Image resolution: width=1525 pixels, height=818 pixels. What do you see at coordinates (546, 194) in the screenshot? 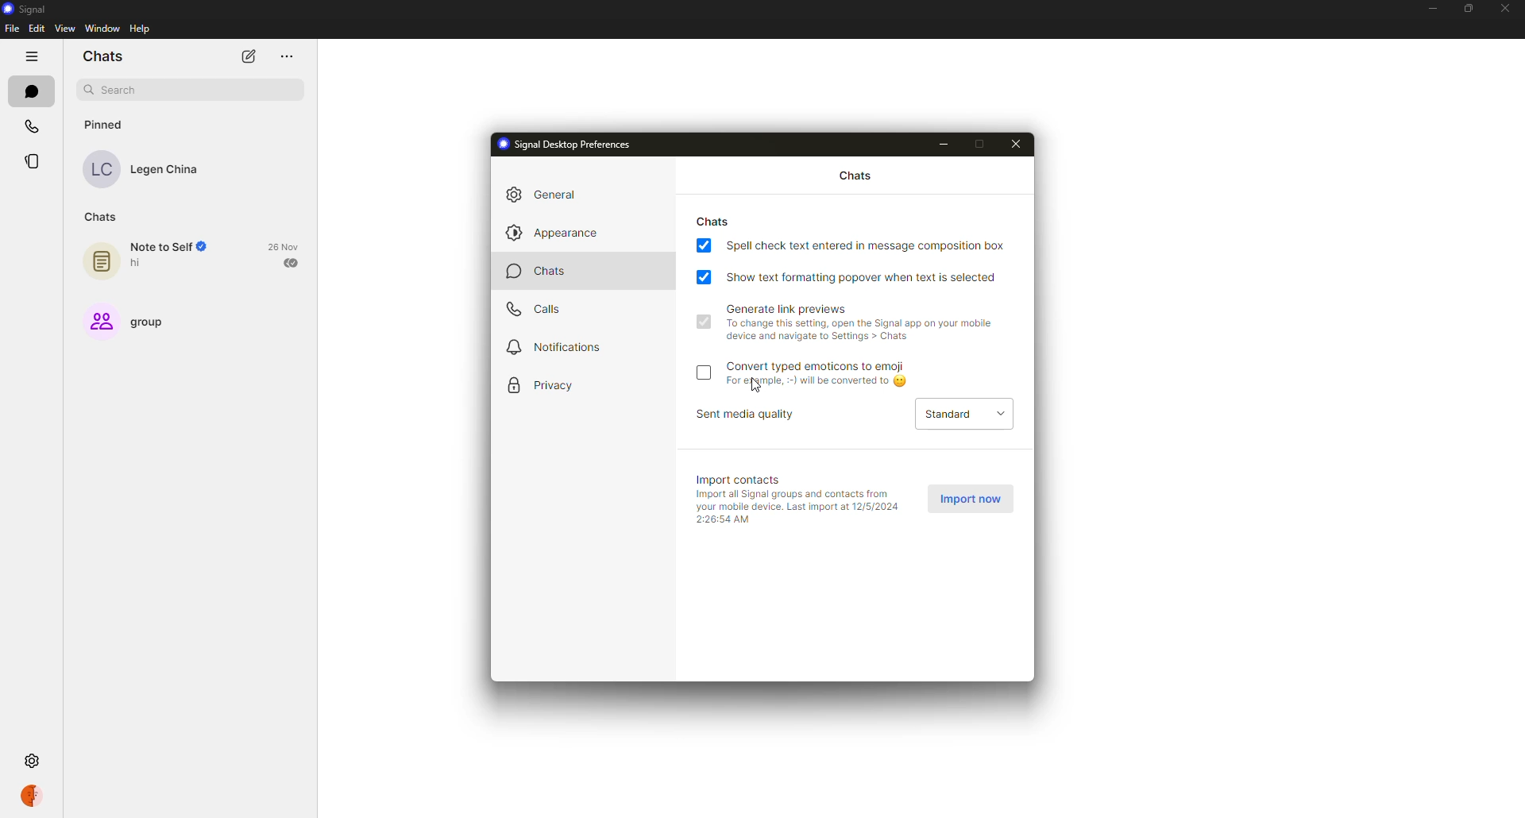
I see `general` at bounding box center [546, 194].